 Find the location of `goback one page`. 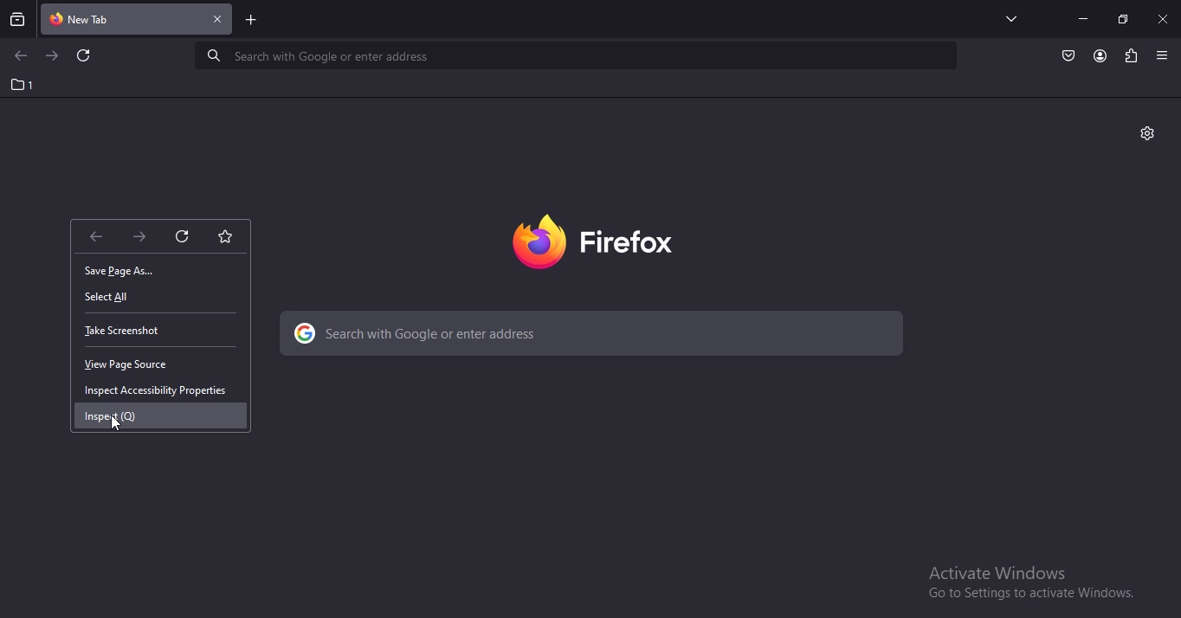

goback one page is located at coordinates (98, 235).